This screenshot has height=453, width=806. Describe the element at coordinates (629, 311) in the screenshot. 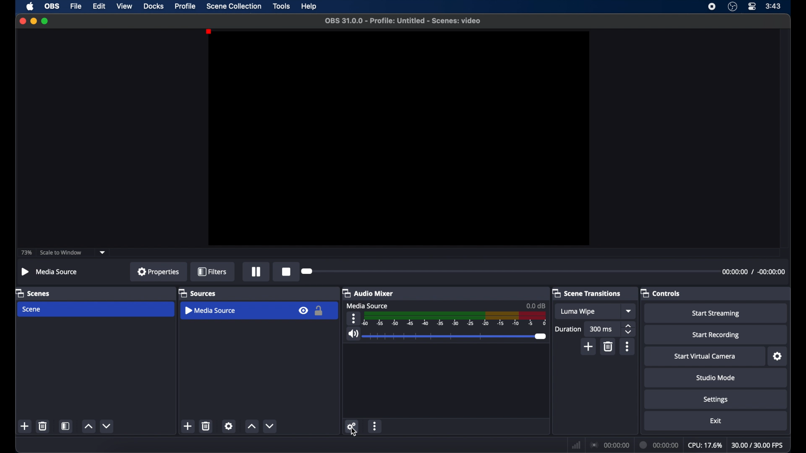

I see `dropdown` at that location.